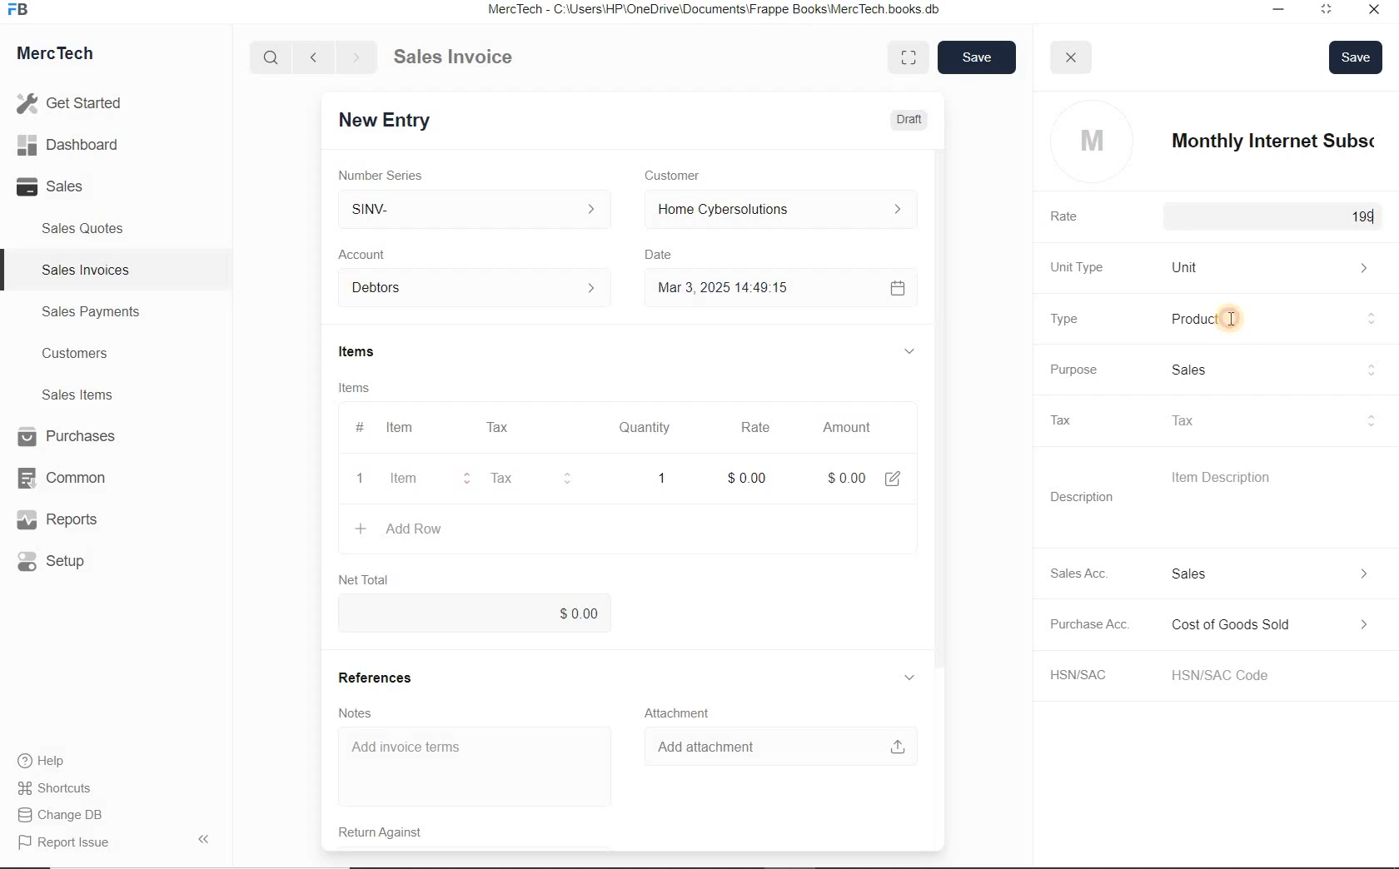 The width and height of the screenshot is (1399, 869). I want to click on Add invoice terms, so click(475, 767).